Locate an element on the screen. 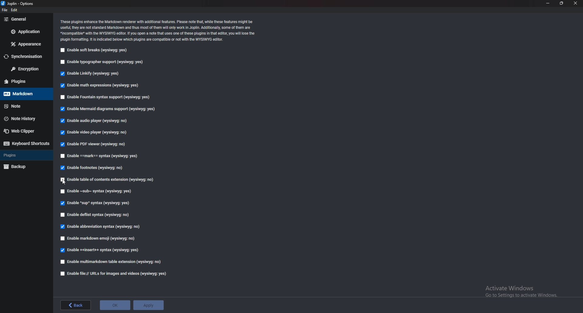 The image size is (583, 313). file is located at coordinates (5, 10).